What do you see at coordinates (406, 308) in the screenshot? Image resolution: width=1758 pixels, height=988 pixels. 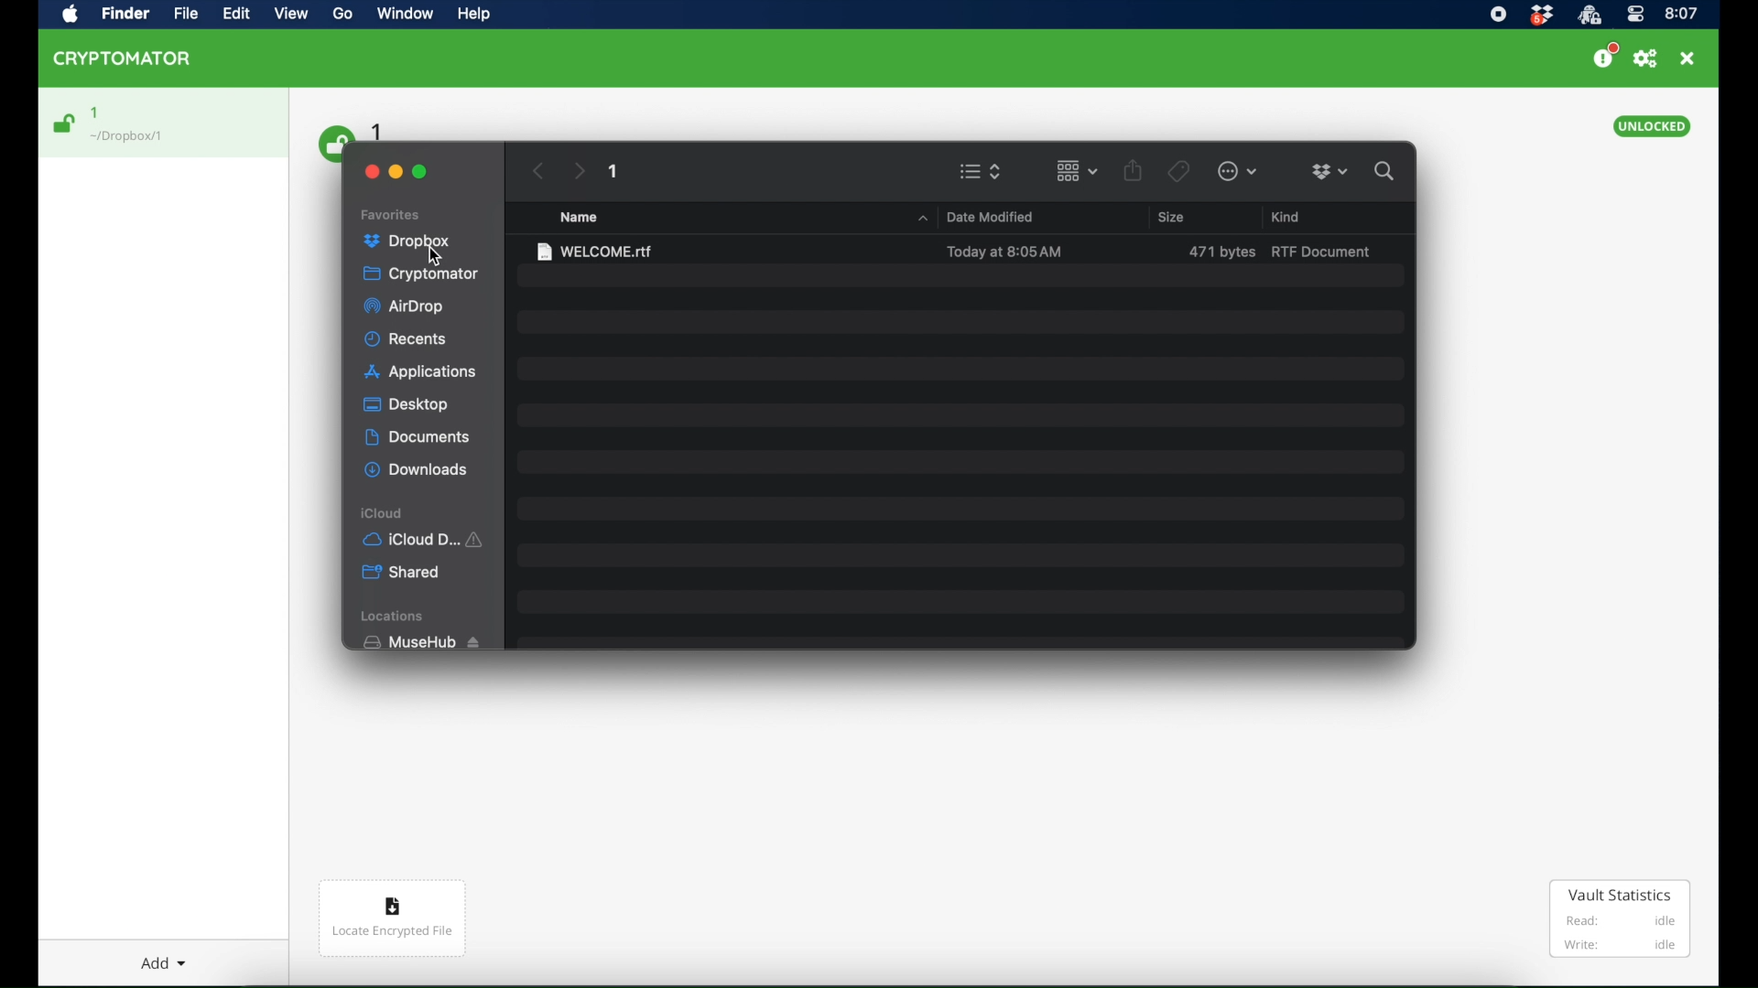 I see `airdrop` at bounding box center [406, 308].